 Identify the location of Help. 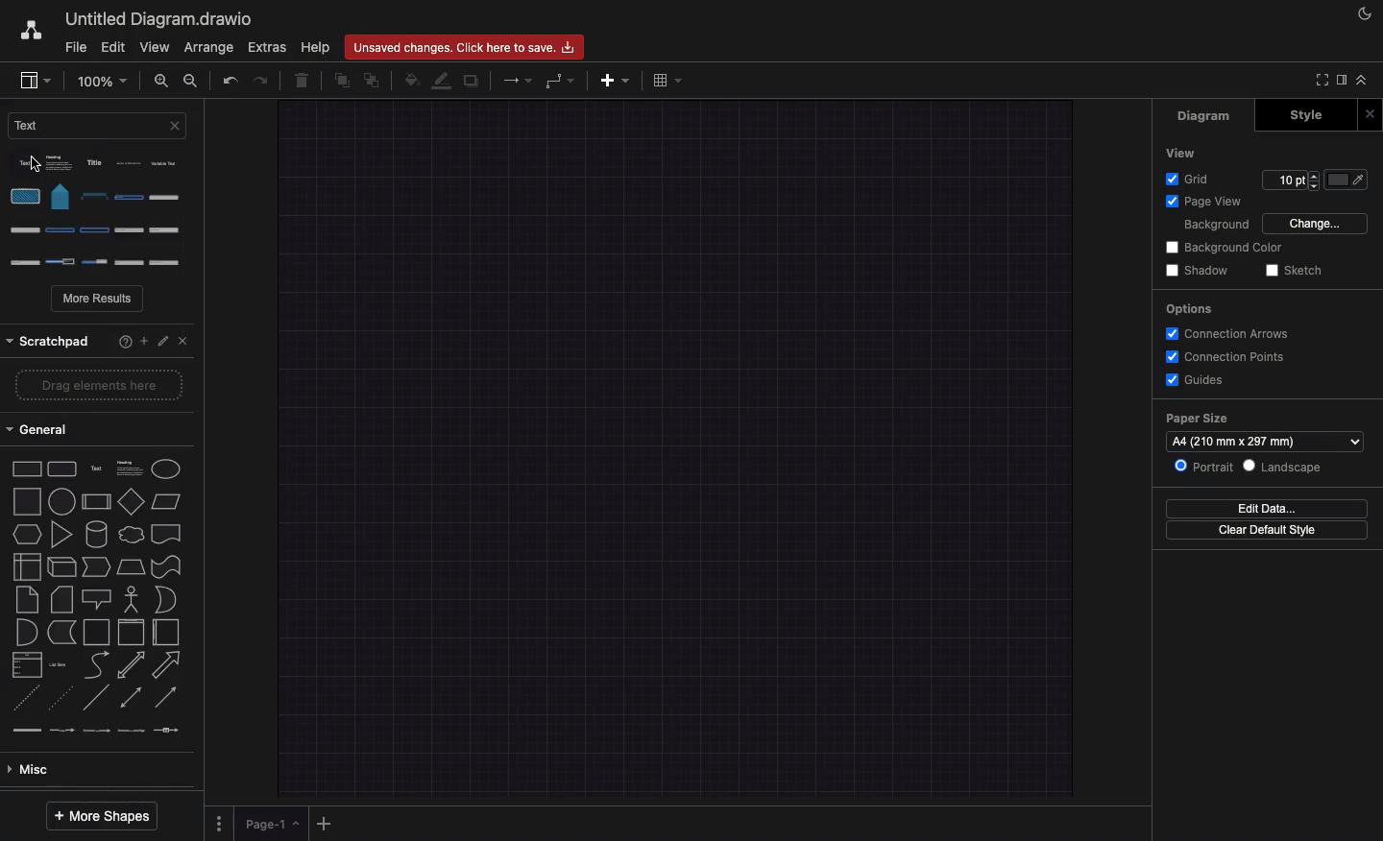
(118, 340).